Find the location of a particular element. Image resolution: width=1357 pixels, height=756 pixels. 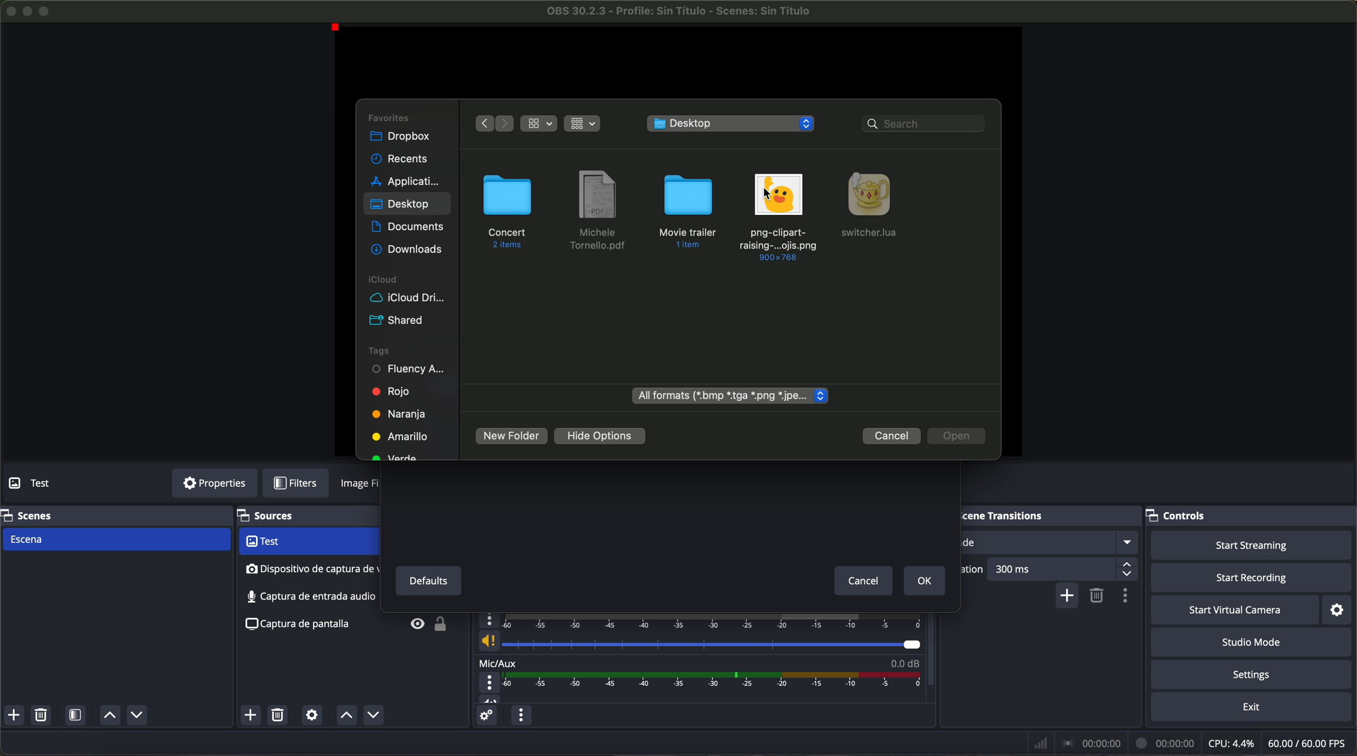

move source up is located at coordinates (346, 715).